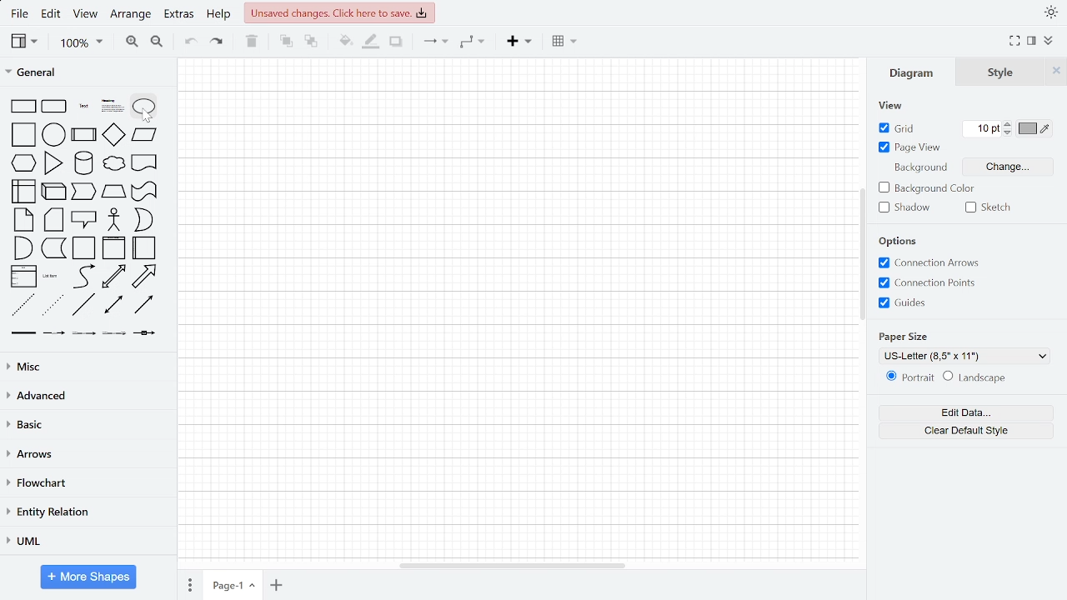 The image size is (1067, 600). I want to click on horizontal container, so click(143, 249).